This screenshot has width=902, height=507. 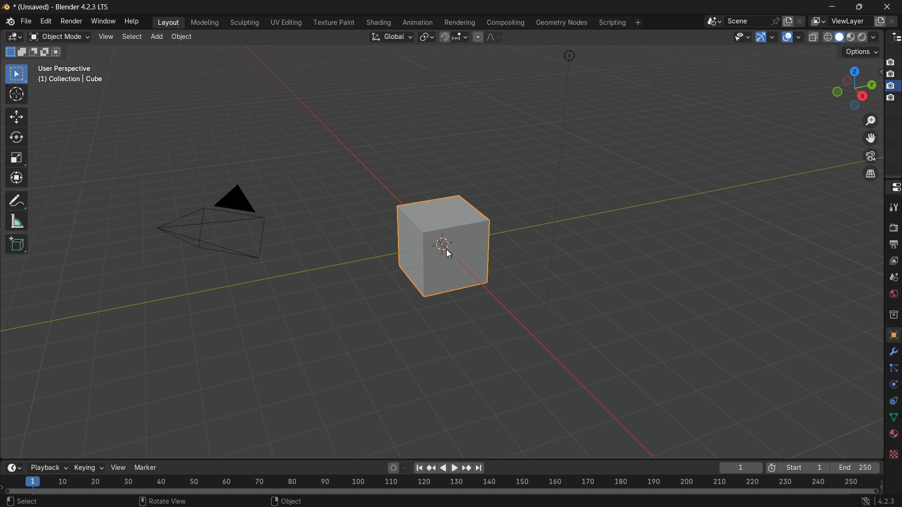 I want to click on jump to endpoint, so click(x=478, y=467).